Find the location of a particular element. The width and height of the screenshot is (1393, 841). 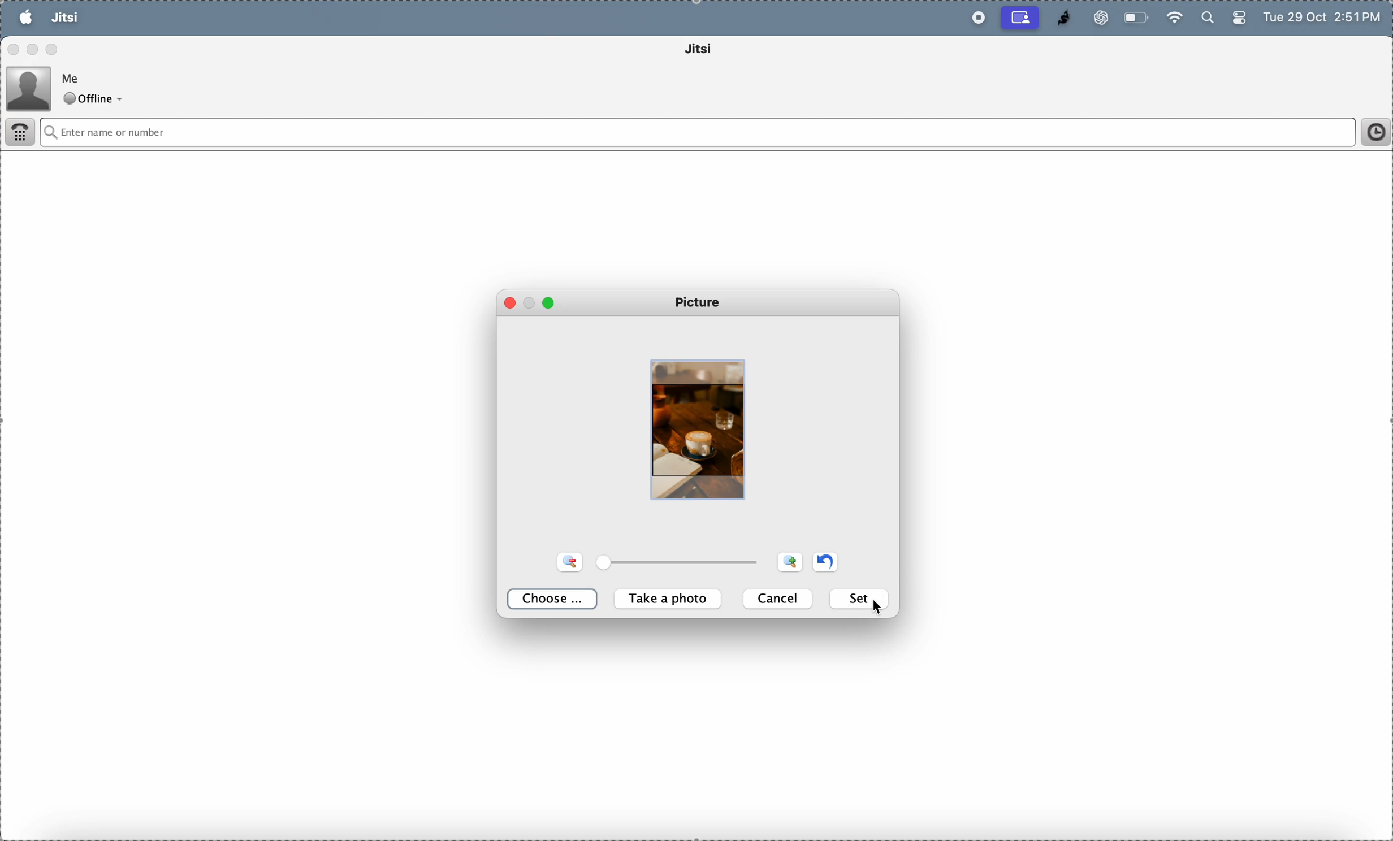

Picture is located at coordinates (701, 303).